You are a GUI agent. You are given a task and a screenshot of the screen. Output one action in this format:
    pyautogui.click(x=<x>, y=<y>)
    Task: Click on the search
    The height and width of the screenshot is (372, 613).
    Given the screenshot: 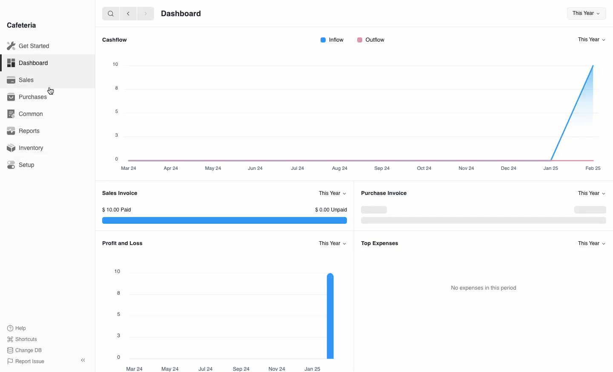 What is the action you would take?
    pyautogui.click(x=109, y=13)
    